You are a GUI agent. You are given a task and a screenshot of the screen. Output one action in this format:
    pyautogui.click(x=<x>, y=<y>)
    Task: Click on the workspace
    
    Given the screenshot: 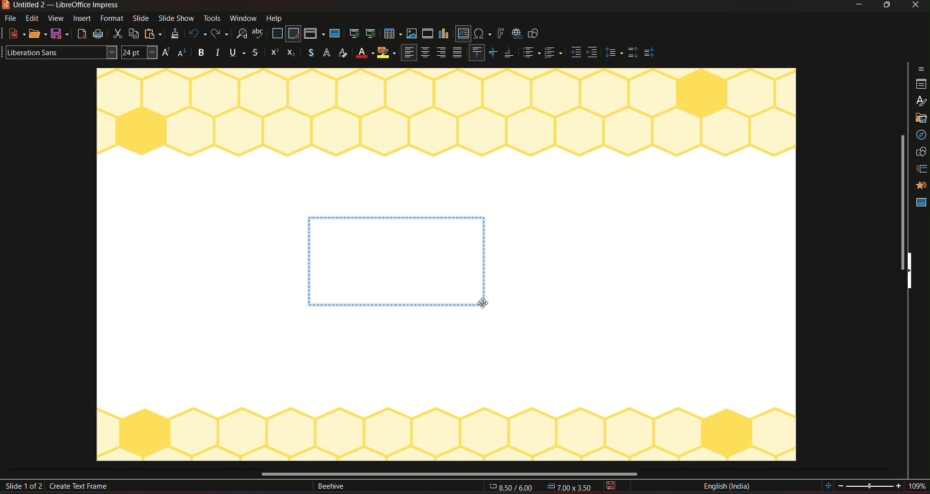 What is the action you would take?
    pyautogui.click(x=446, y=395)
    